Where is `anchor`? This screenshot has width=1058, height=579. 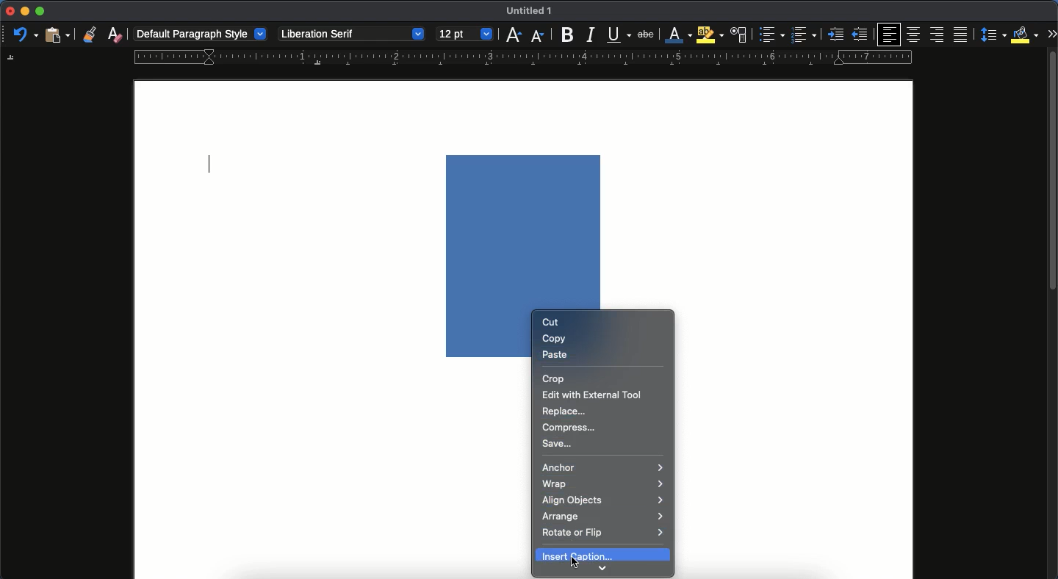 anchor is located at coordinates (603, 467).